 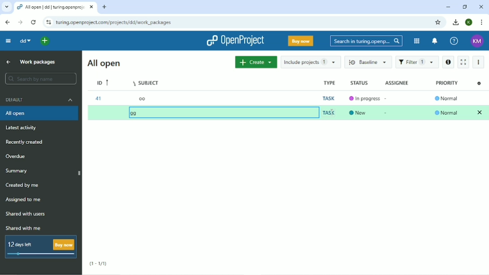 I want to click on Help, so click(x=454, y=41).